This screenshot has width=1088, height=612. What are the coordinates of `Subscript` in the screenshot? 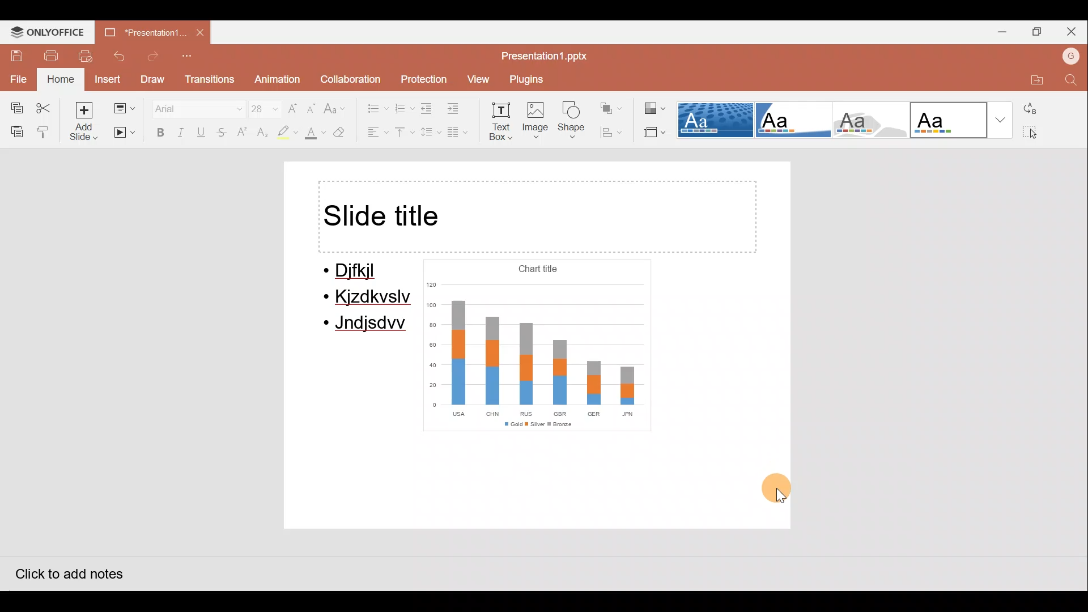 It's located at (261, 133).